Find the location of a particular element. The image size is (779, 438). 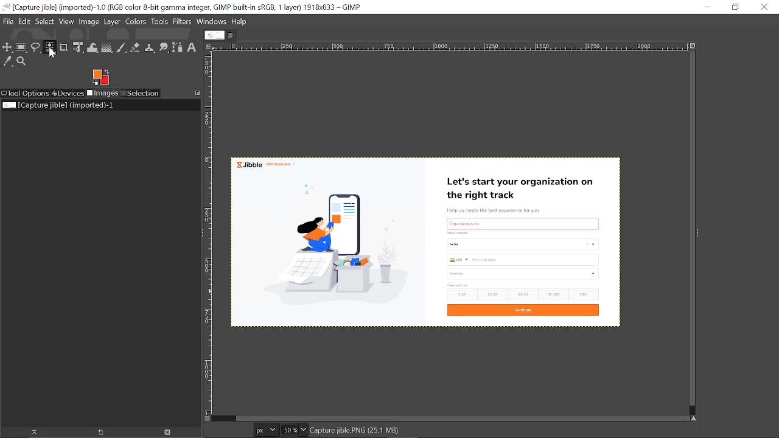

Fore ground tool is located at coordinates (100, 77).